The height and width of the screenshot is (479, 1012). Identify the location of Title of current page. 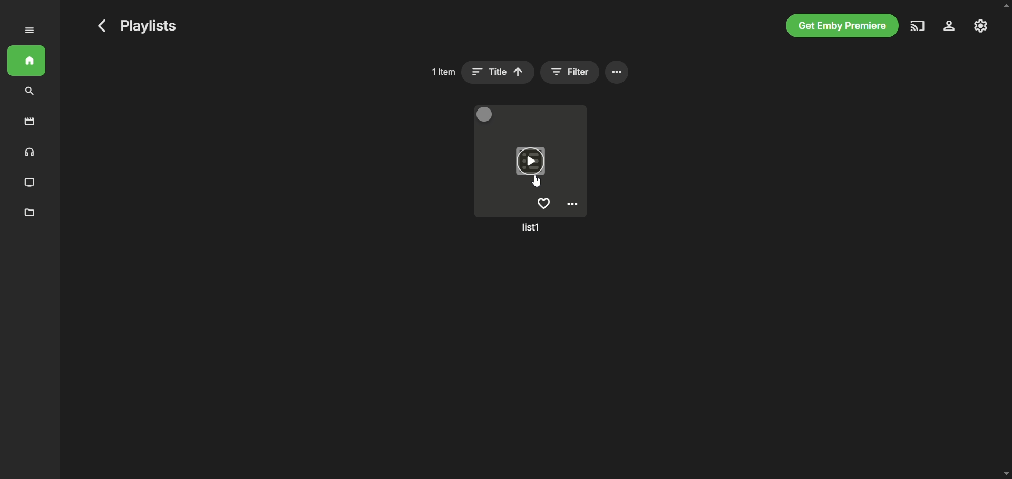
(149, 26).